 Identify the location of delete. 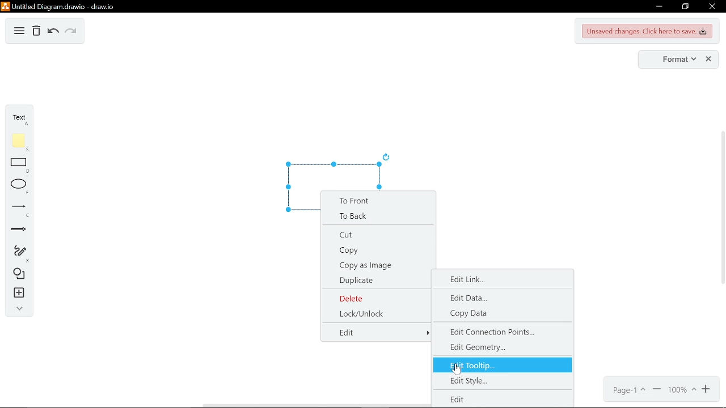
(375, 298).